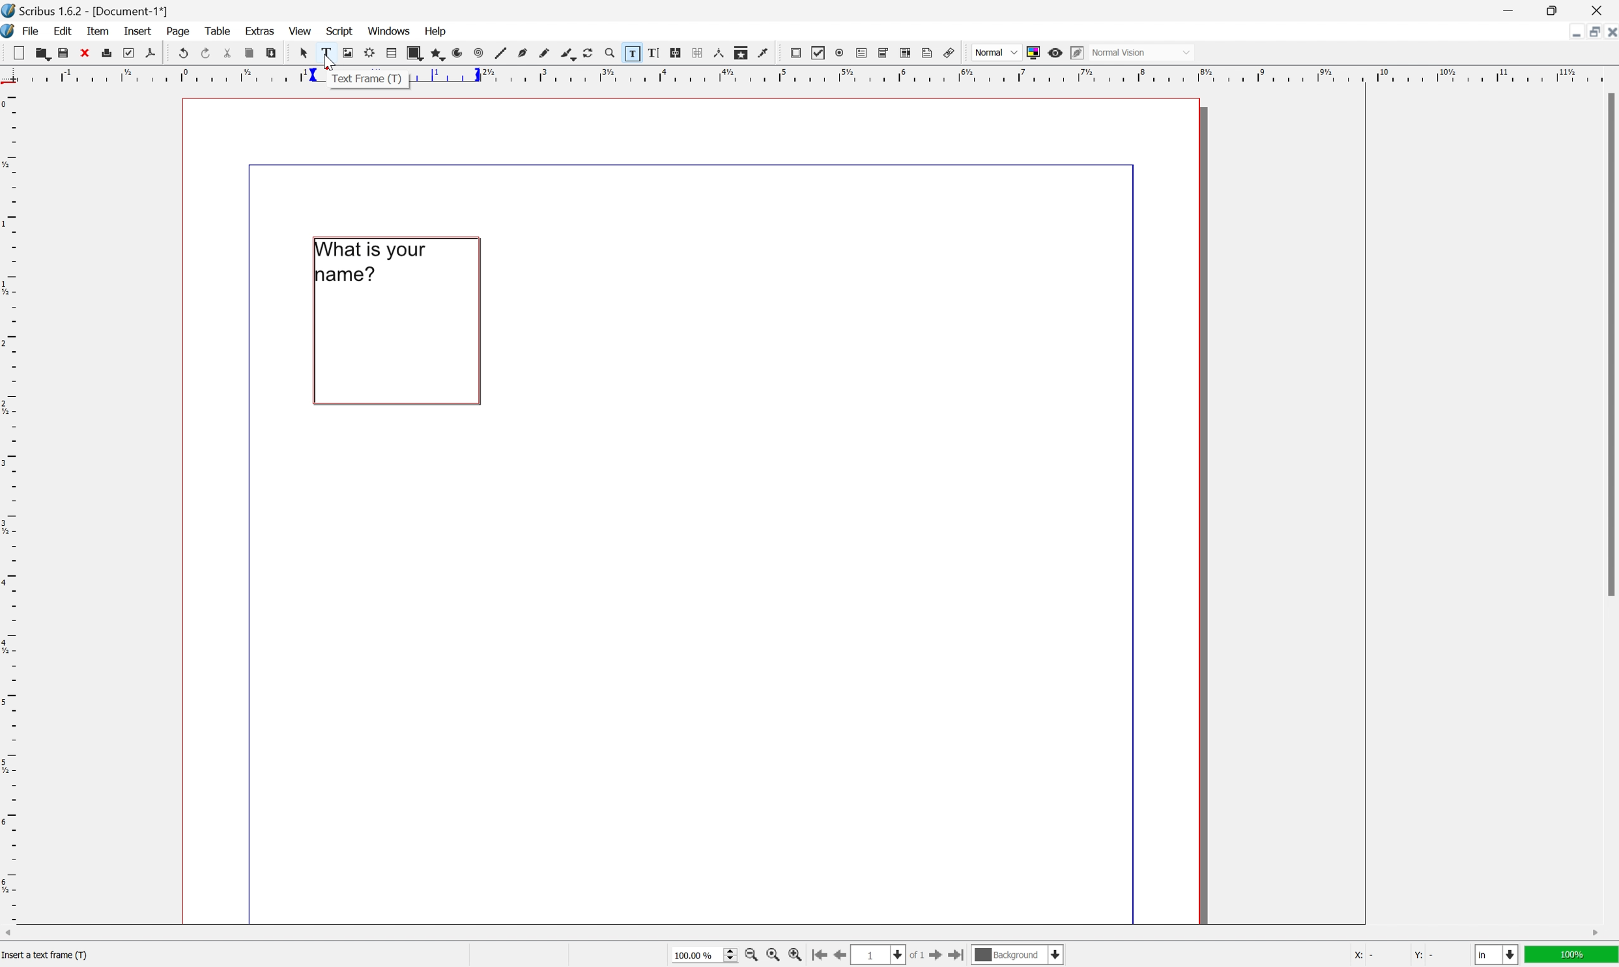 The width and height of the screenshot is (1619, 967). Describe the element at coordinates (261, 30) in the screenshot. I see `extras` at that location.